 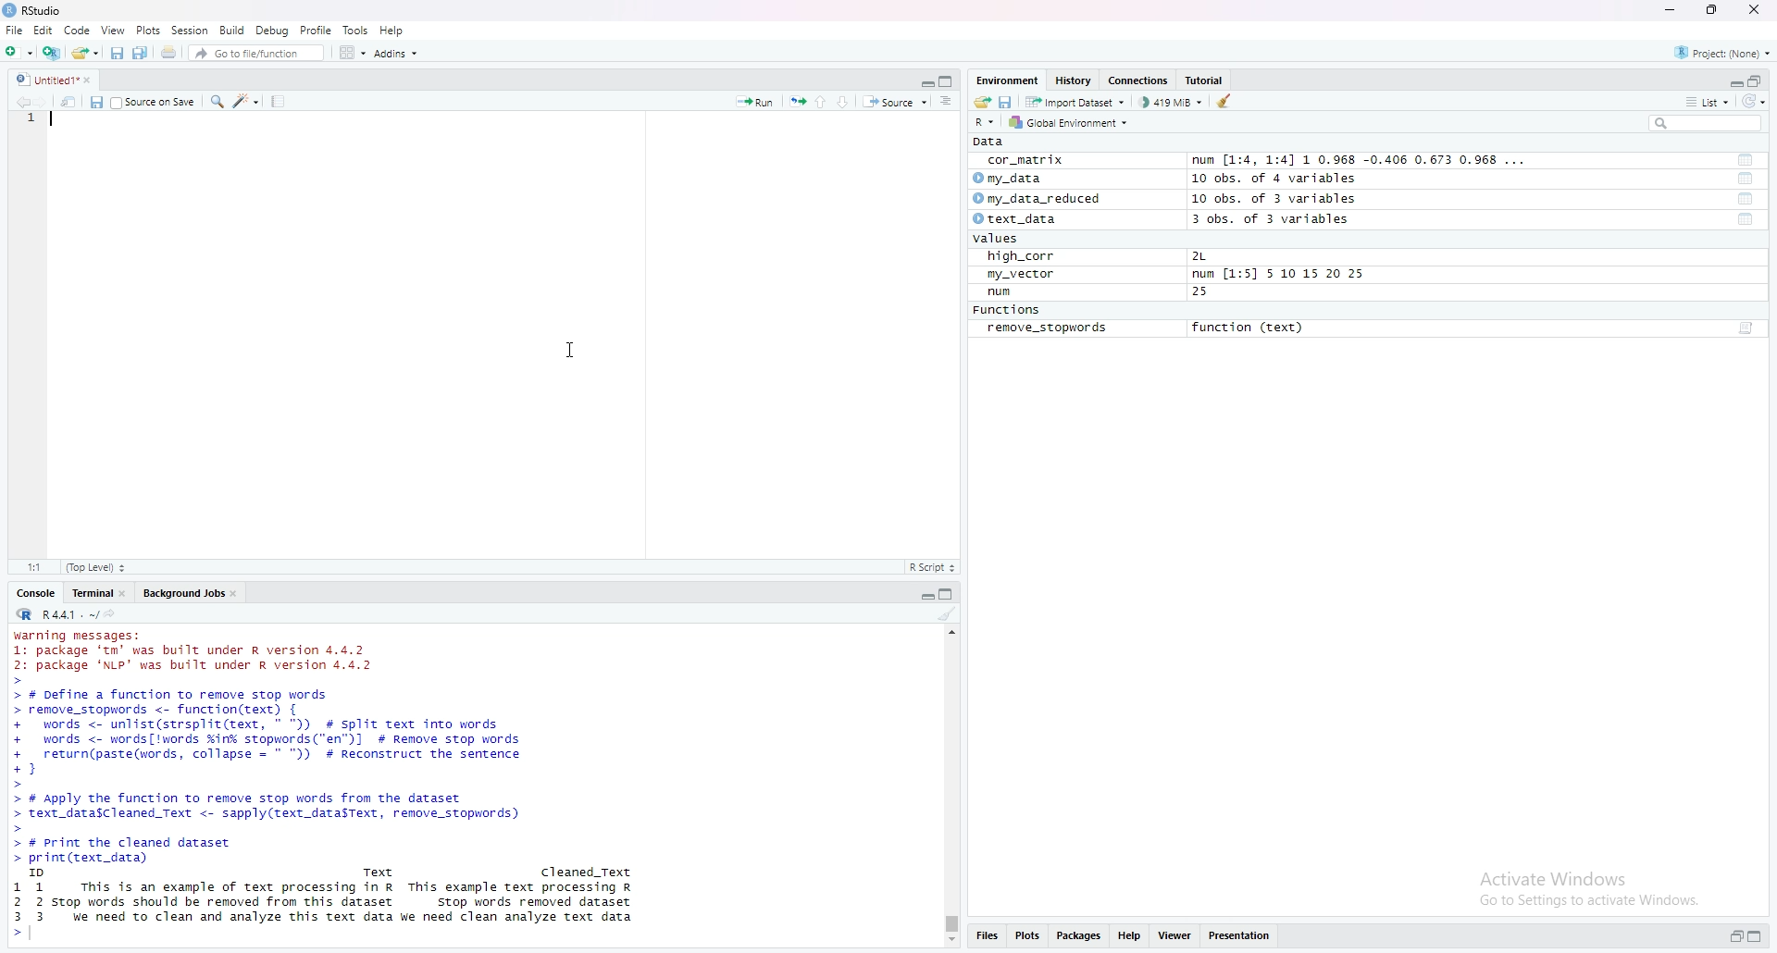 I want to click on Source on Save, so click(x=155, y=102).